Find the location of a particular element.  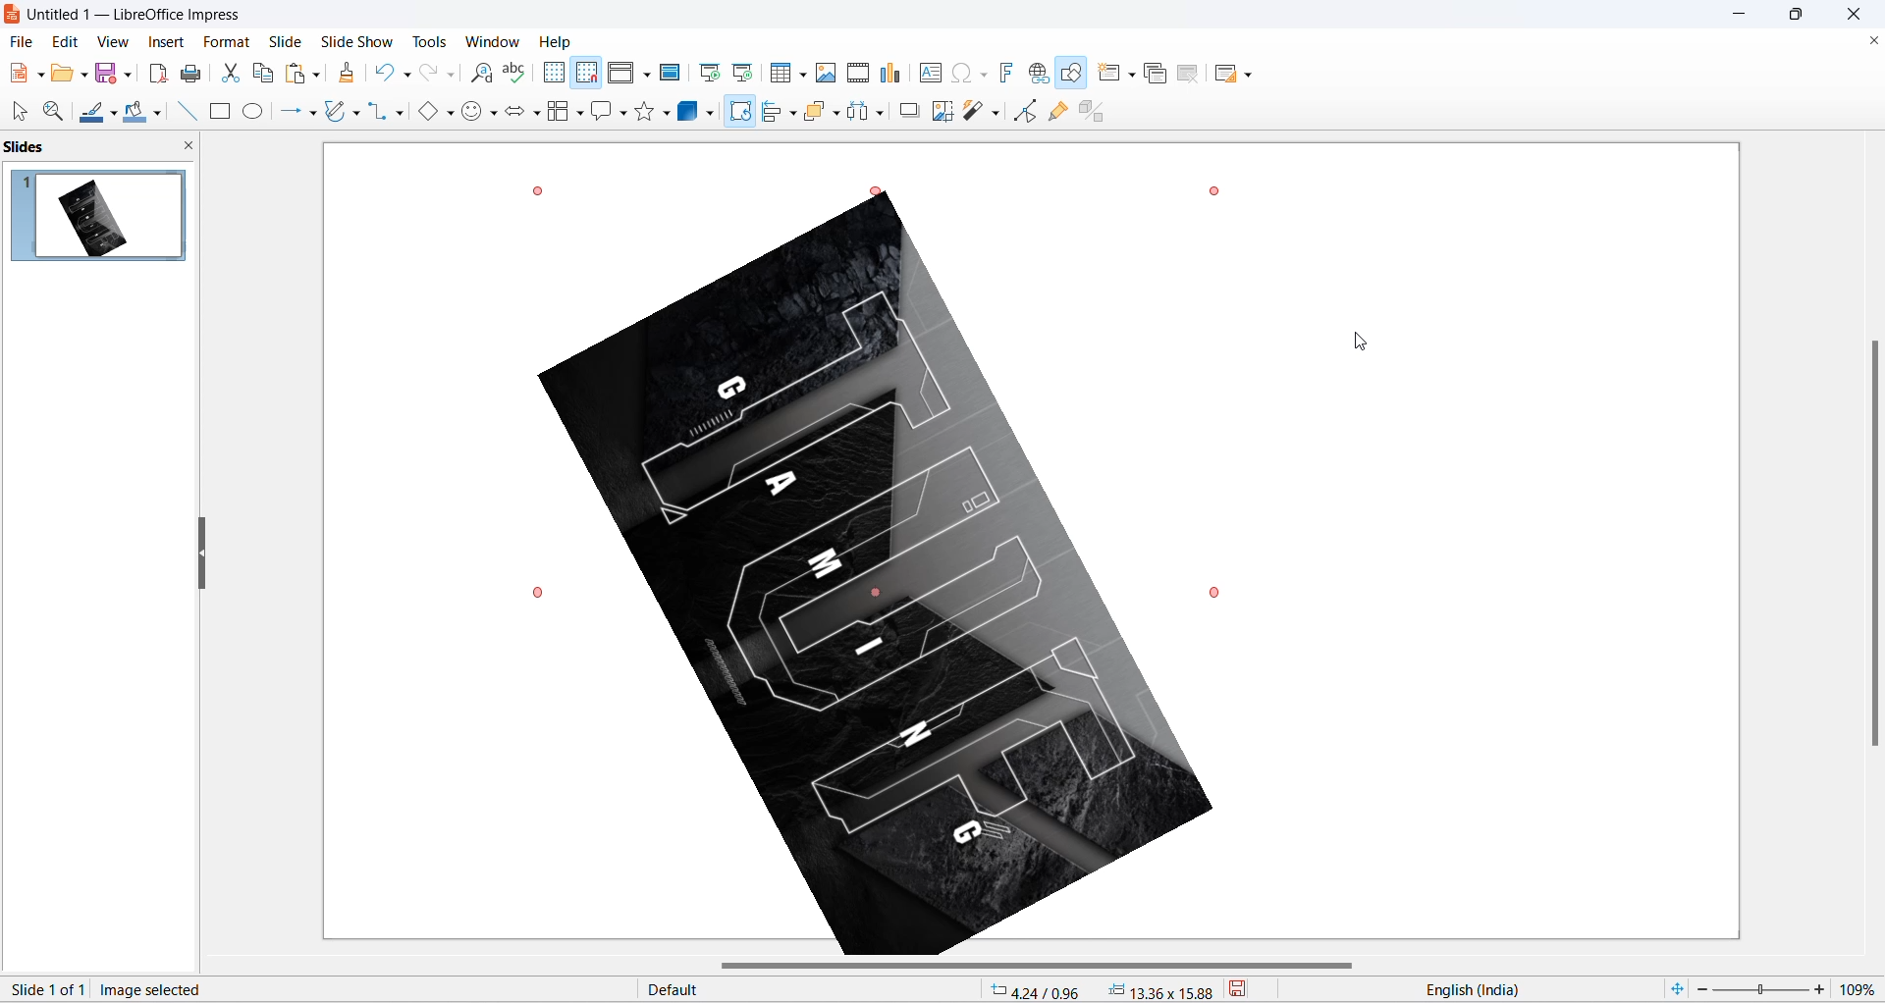

filter options is located at coordinates (995, 112).